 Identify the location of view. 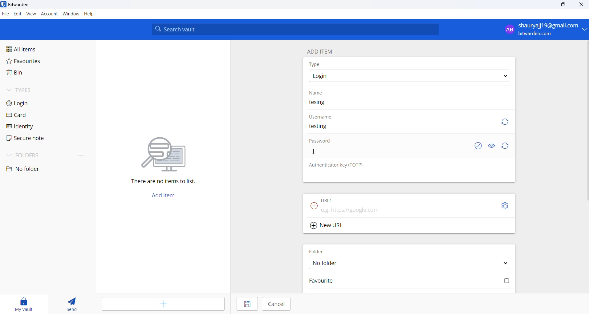
(31, 15).